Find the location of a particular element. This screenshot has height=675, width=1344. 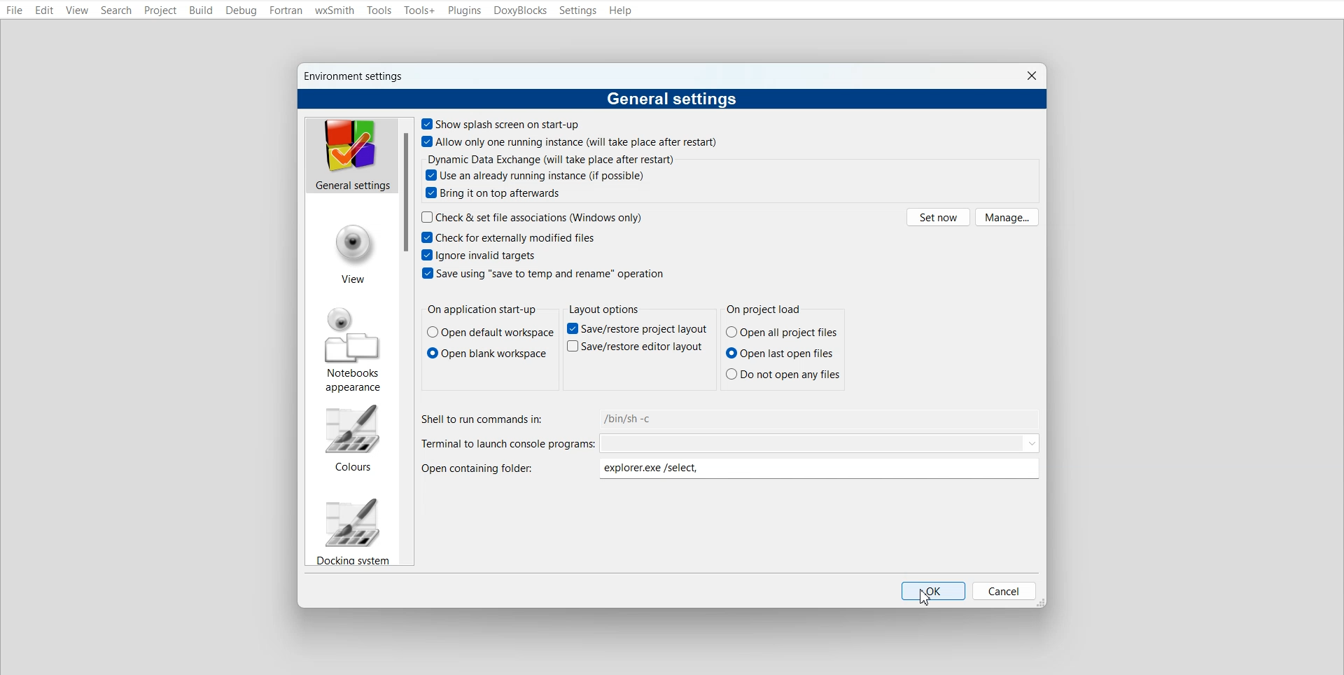

DoxyBlocks is located at coordinates (521, 11).